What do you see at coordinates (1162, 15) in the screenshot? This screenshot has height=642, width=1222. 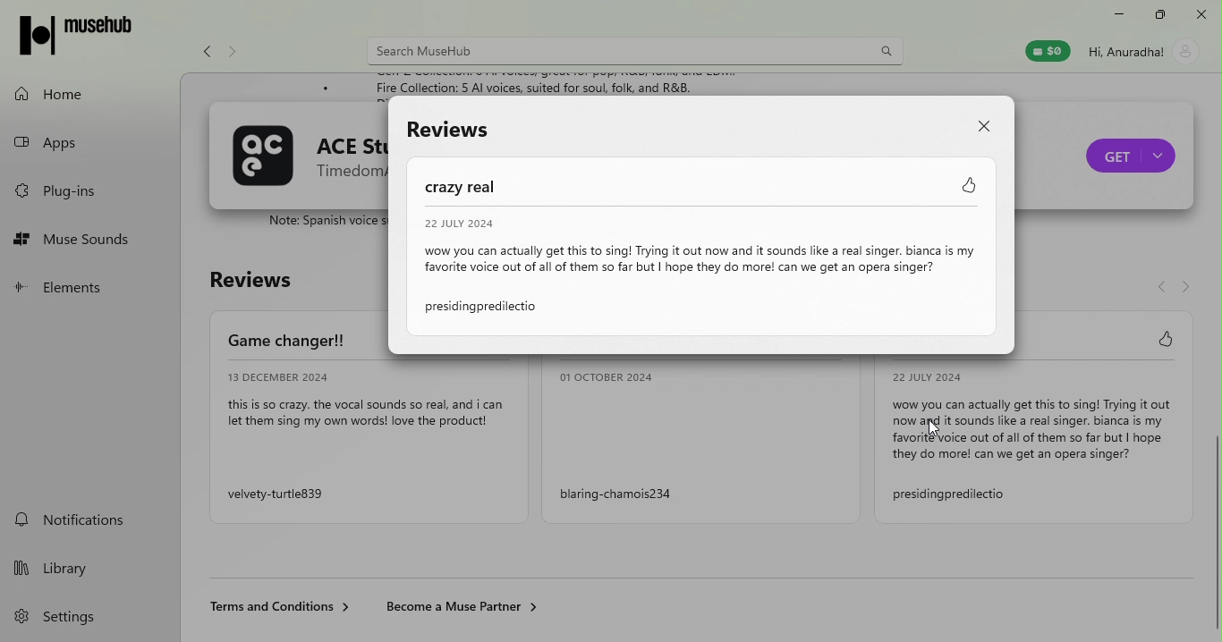 I see `maximize` at bounding box center [1162, 15].